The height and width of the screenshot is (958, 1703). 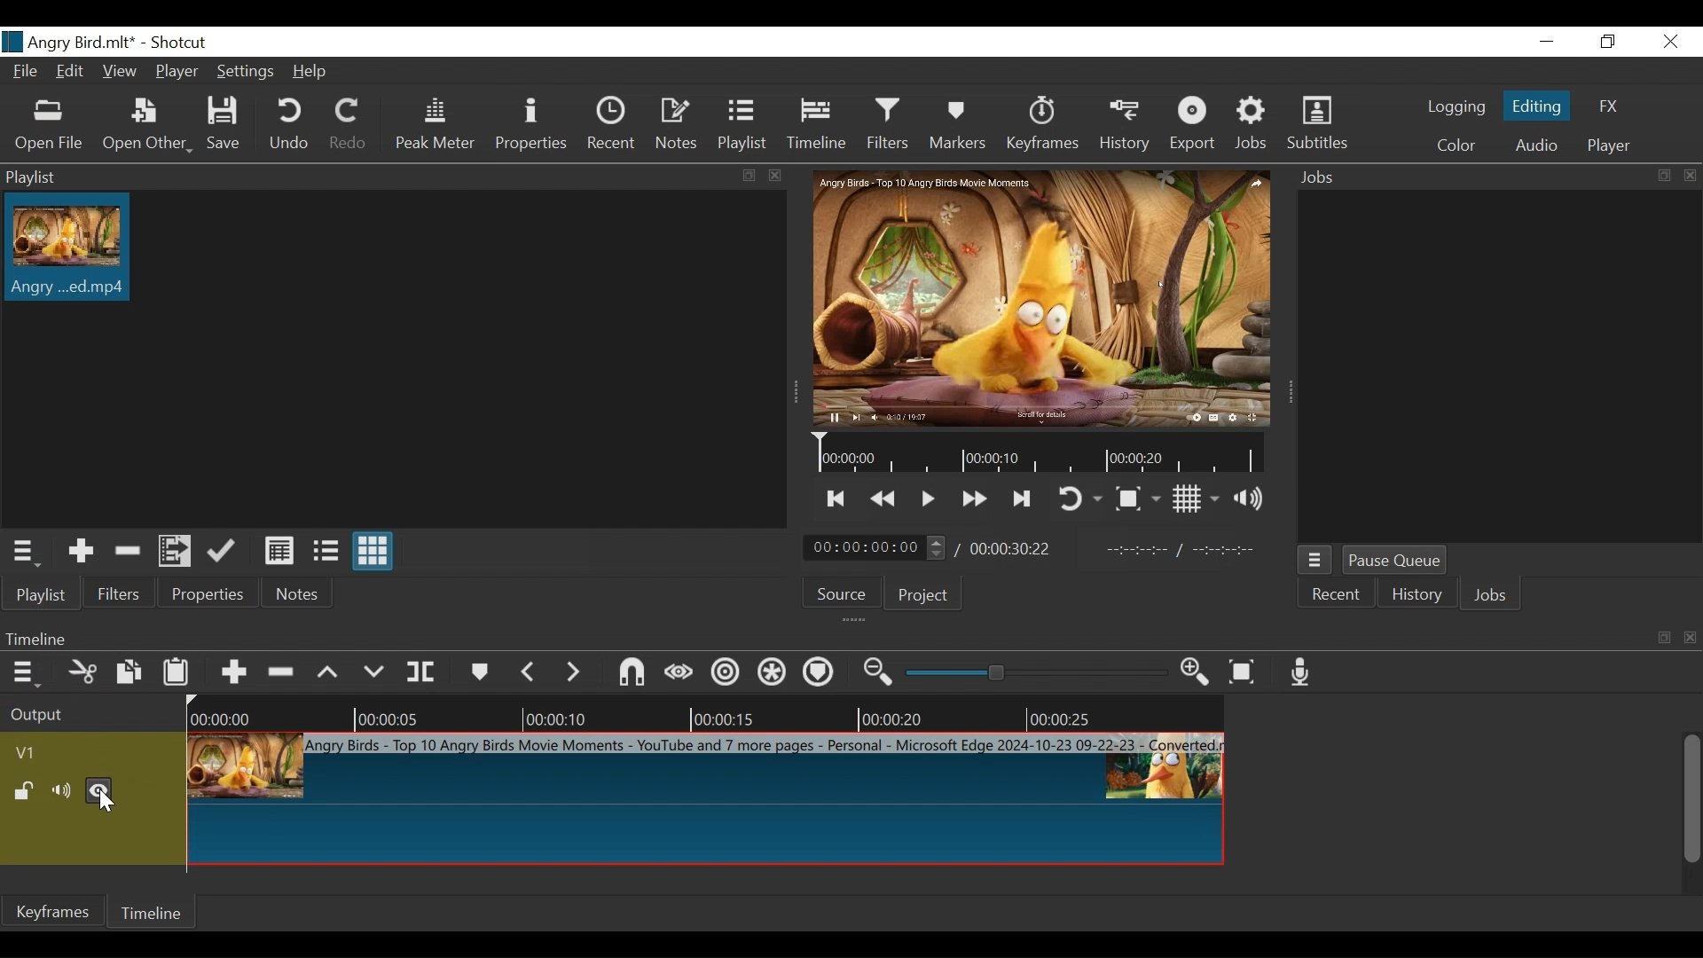 What do you see at coordinates (1606, 43) in the screenshot?
I see `Restore` at bounding box center [1606, 43].